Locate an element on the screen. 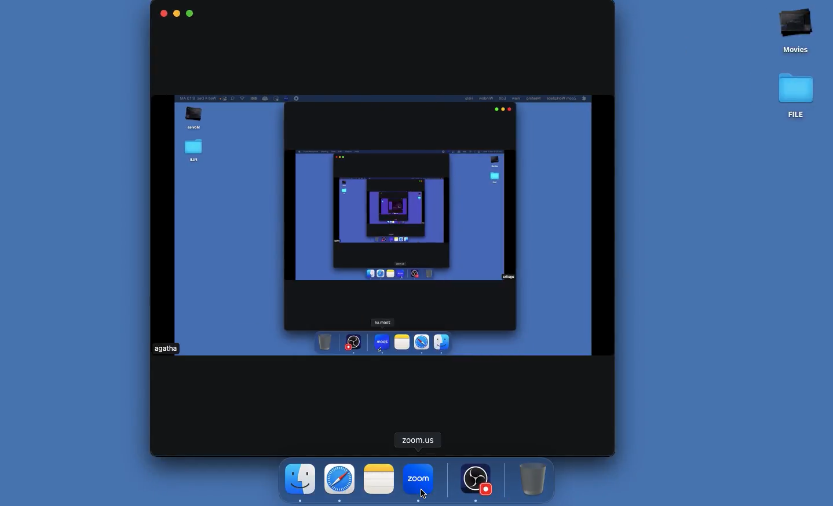 This screenshot has width=833, height=506. Safari is located at coordinates (340, 482).